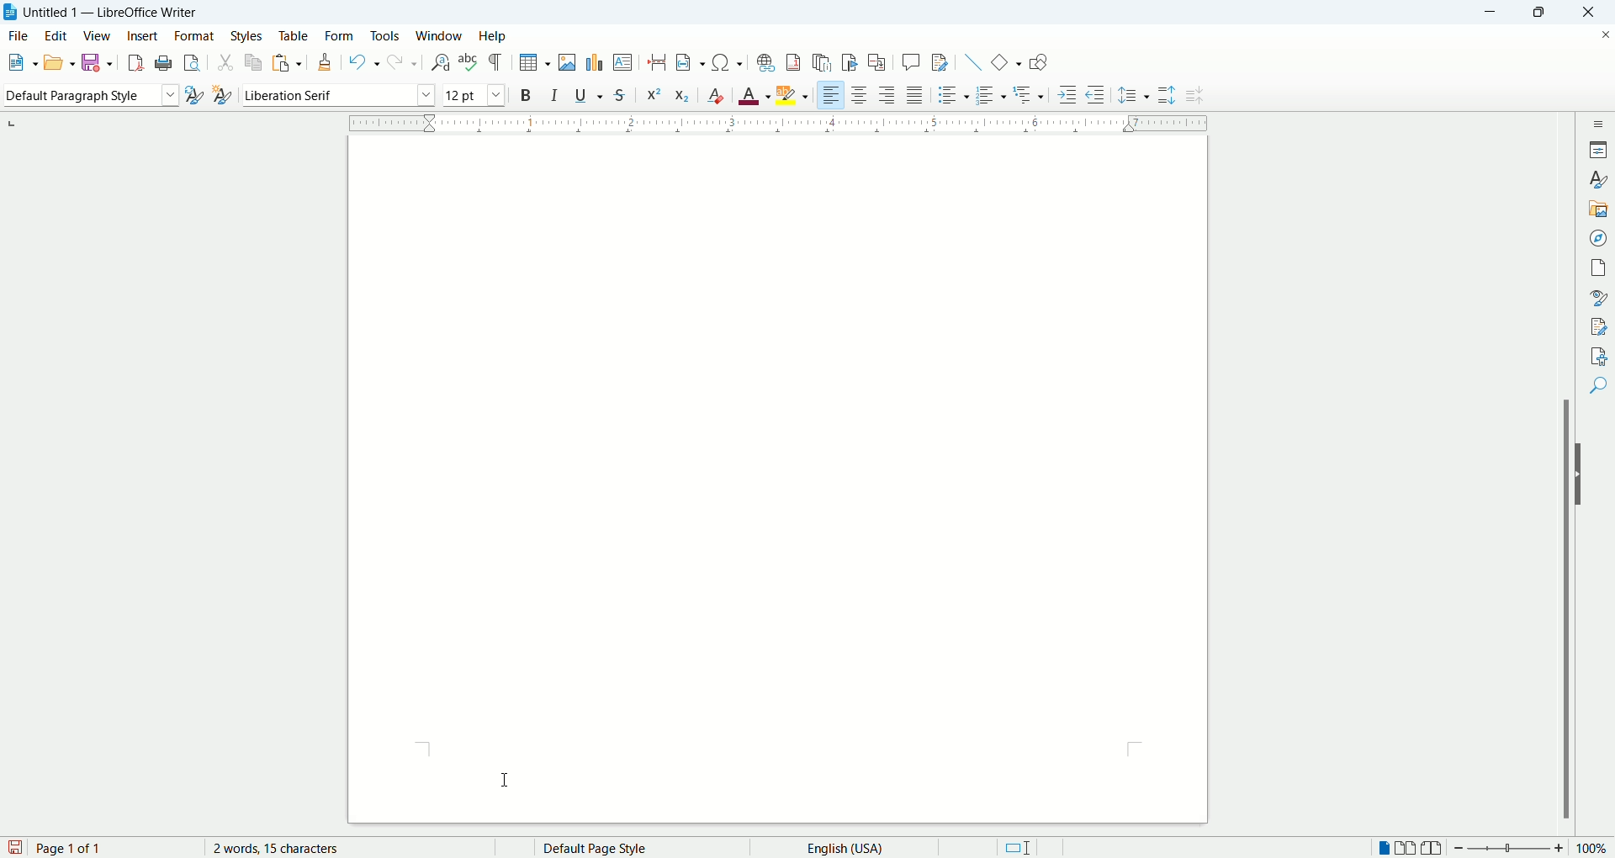 This screenshot has height=858, width=1615. I want to click on styles, so click(249, 35).